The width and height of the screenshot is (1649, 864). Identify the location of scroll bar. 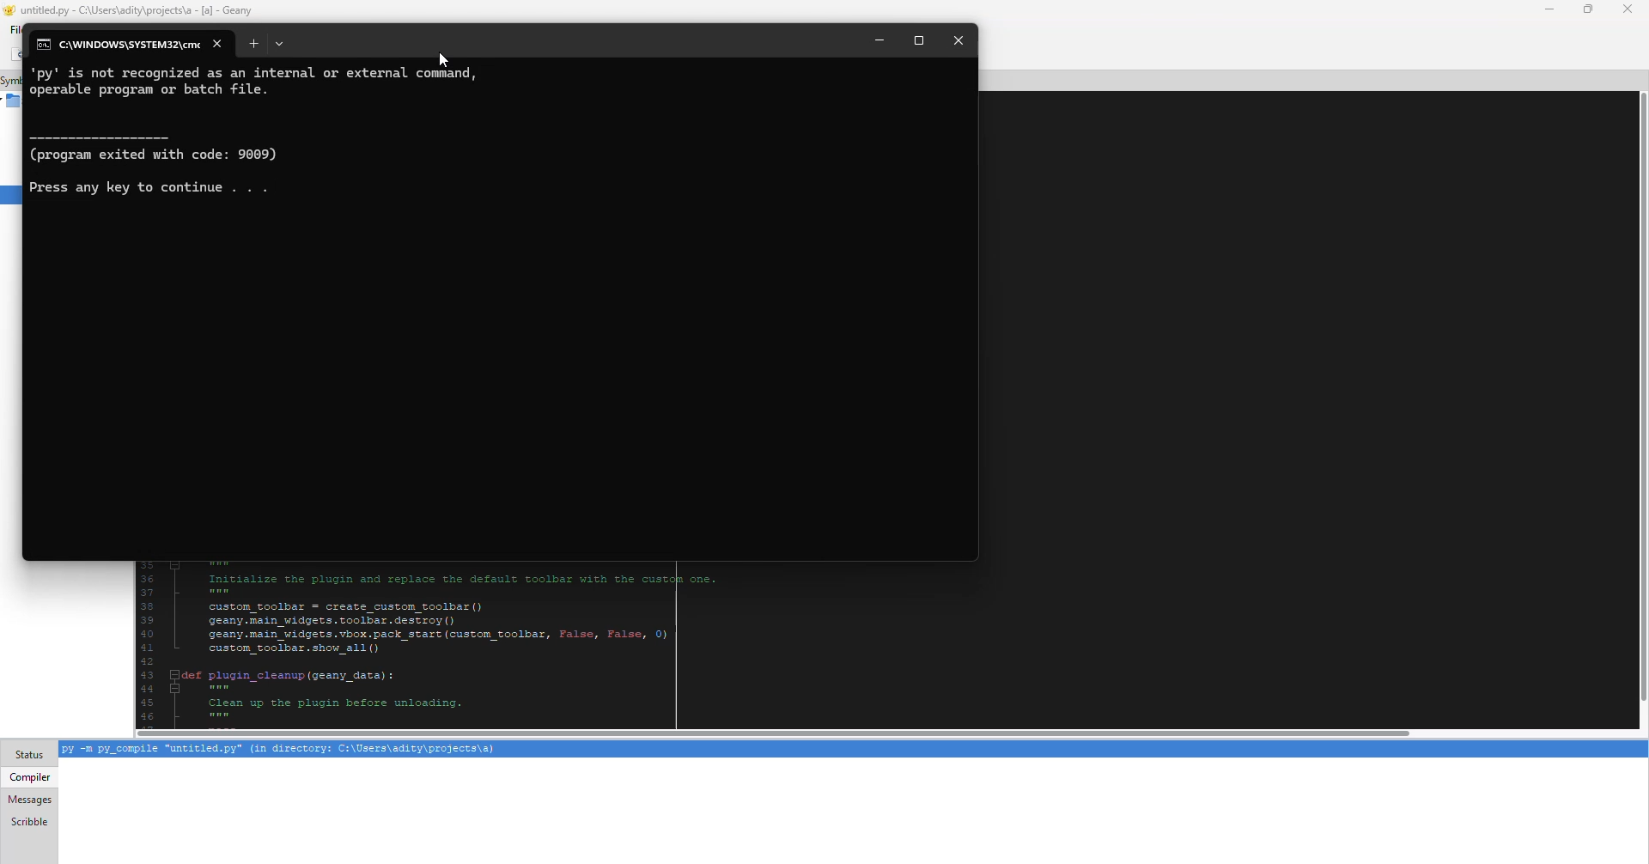
(766, 733).